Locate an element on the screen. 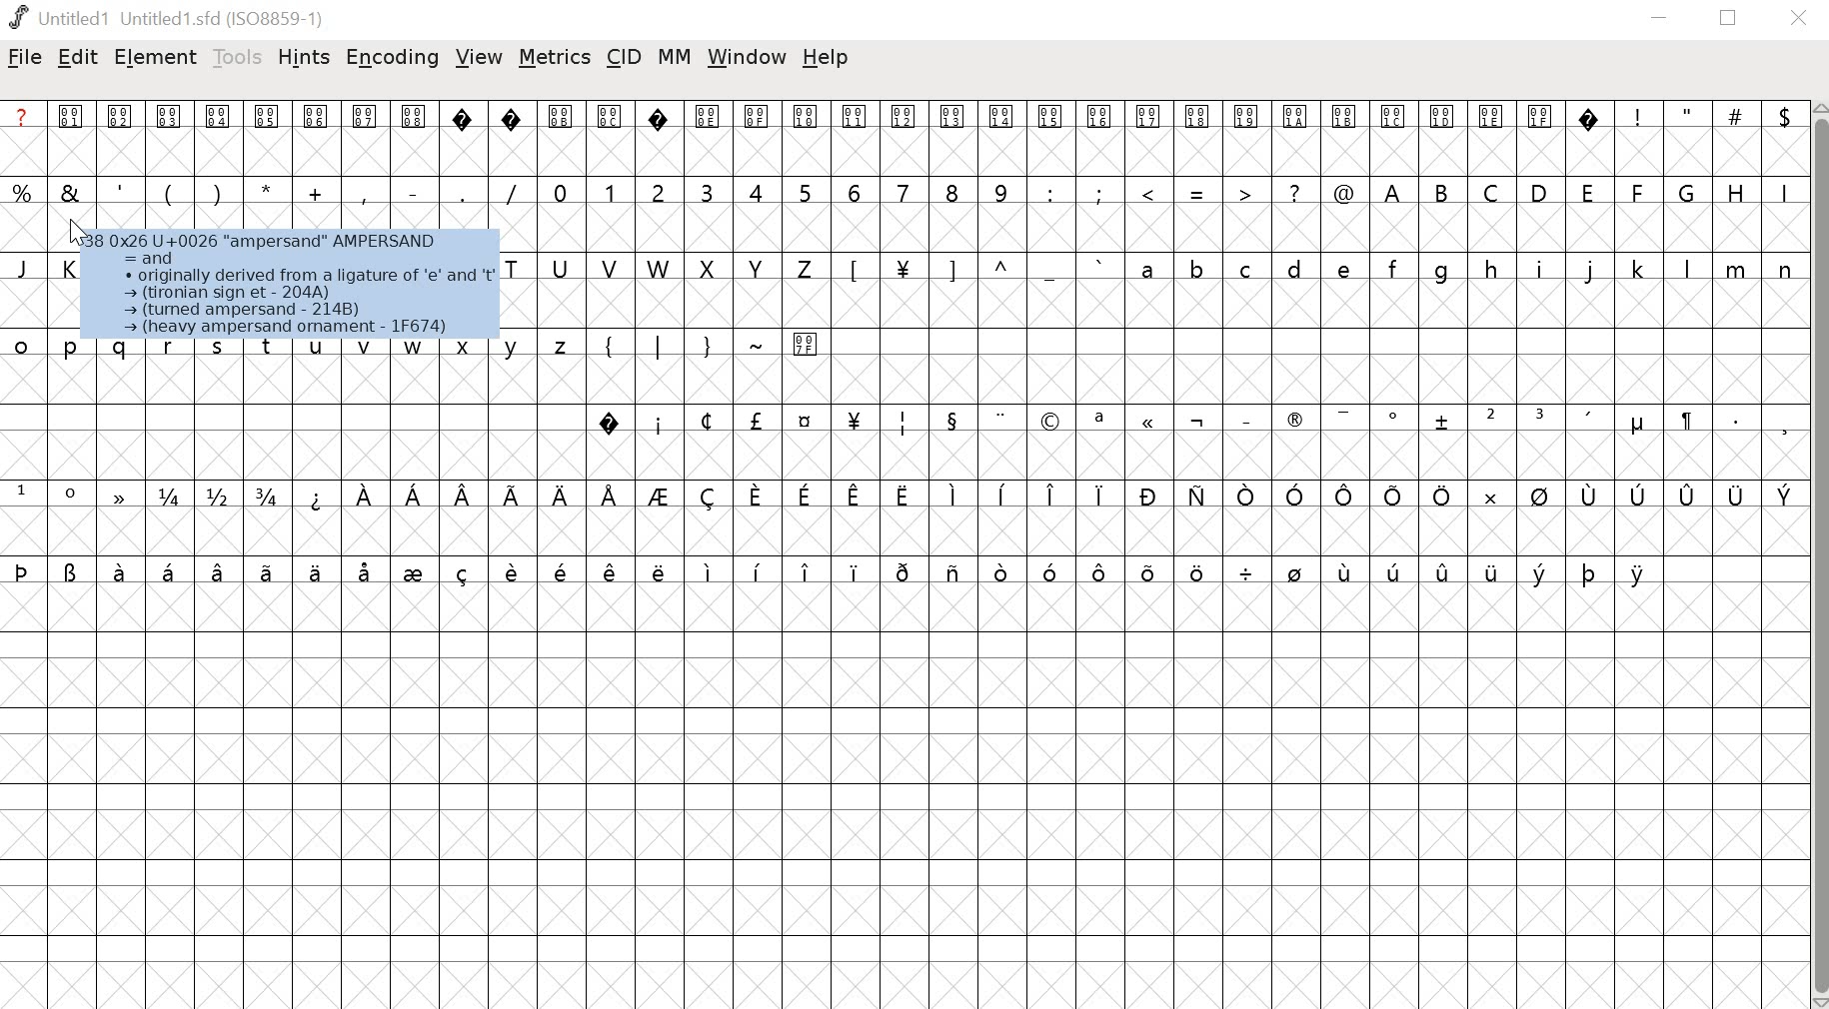 The width and height of the screenshot is (1829, 1009). 0007 is located at coordinates (366, 138).